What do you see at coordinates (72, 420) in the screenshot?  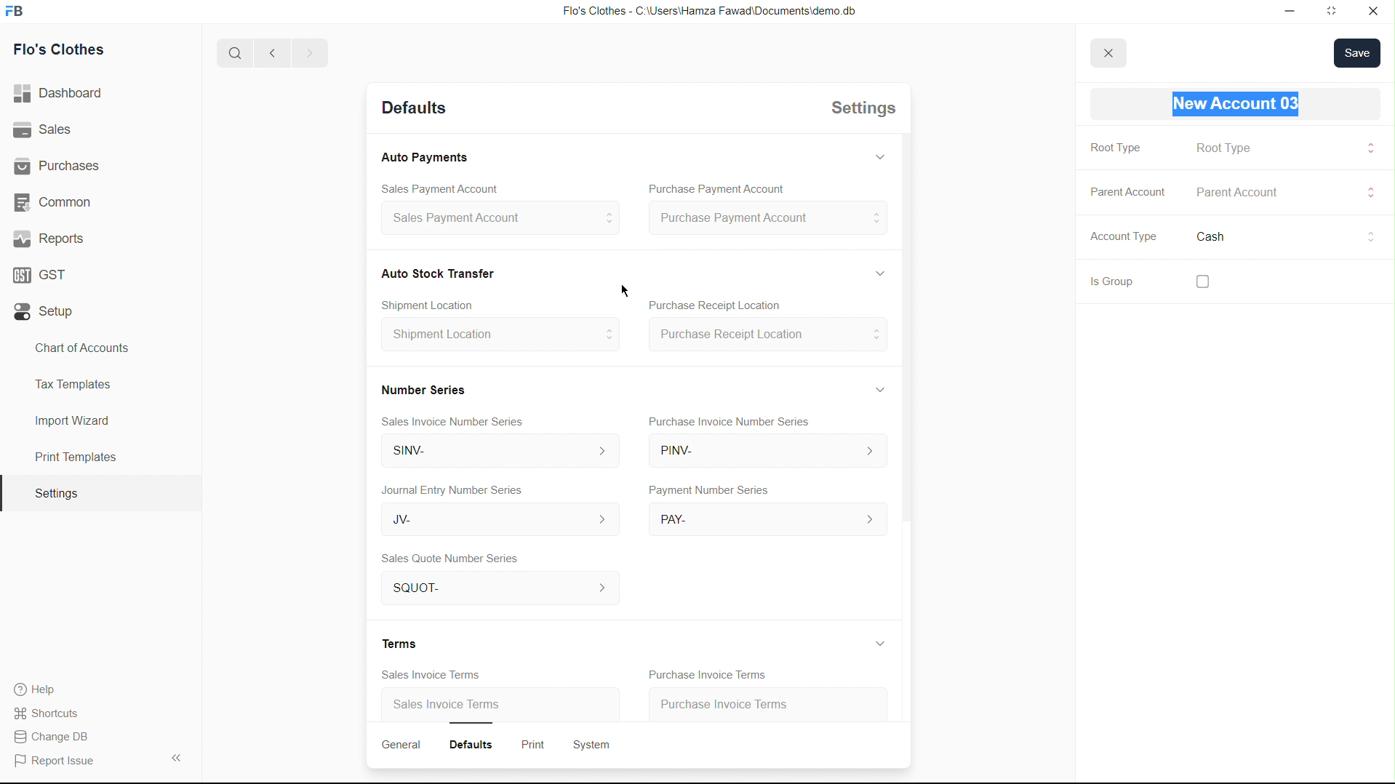 I see `Import Wizard` at bounding box center [72, 420].